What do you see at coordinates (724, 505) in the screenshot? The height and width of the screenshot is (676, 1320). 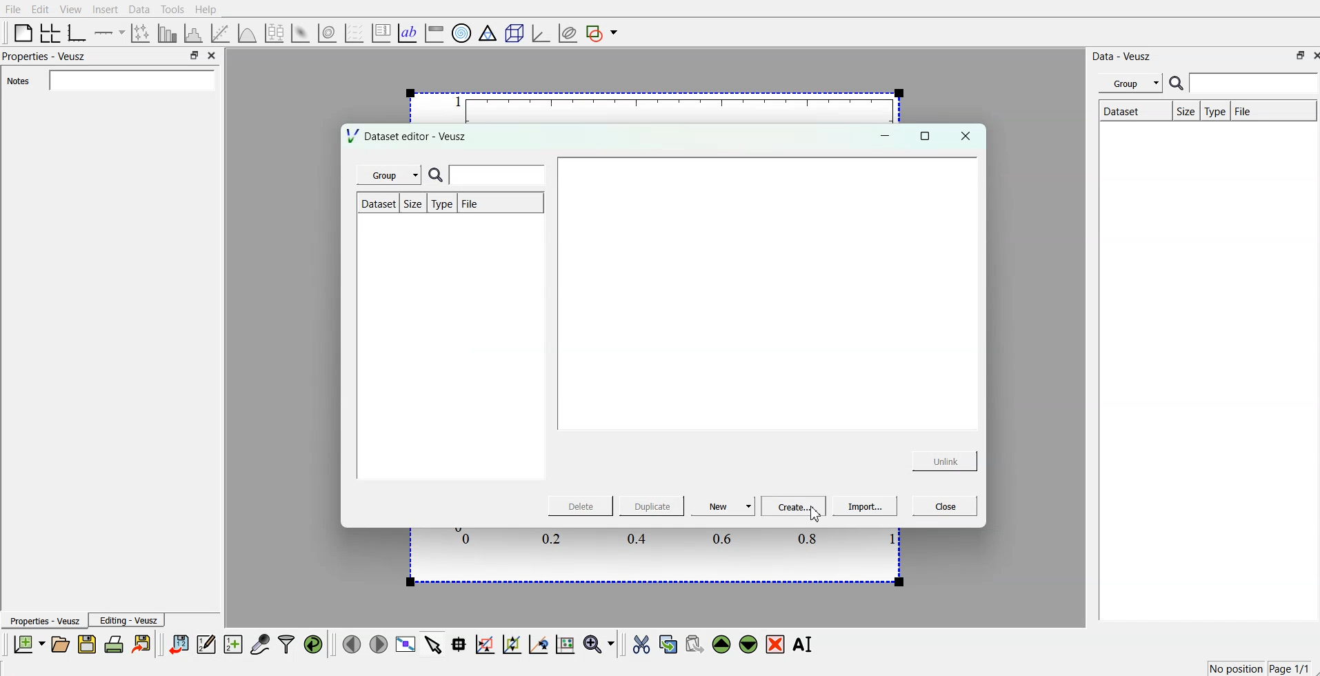 I see `New` at bounding box center [724, 505].